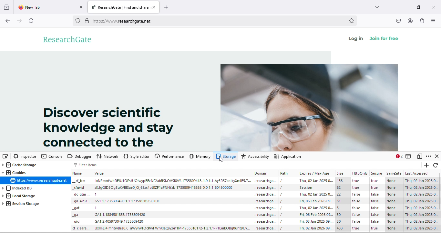 This screenshot has width=441, height=233. What do you see at coordinates (292, 157) in the screenshot?
I see `application` at bounding box center [292, 157].